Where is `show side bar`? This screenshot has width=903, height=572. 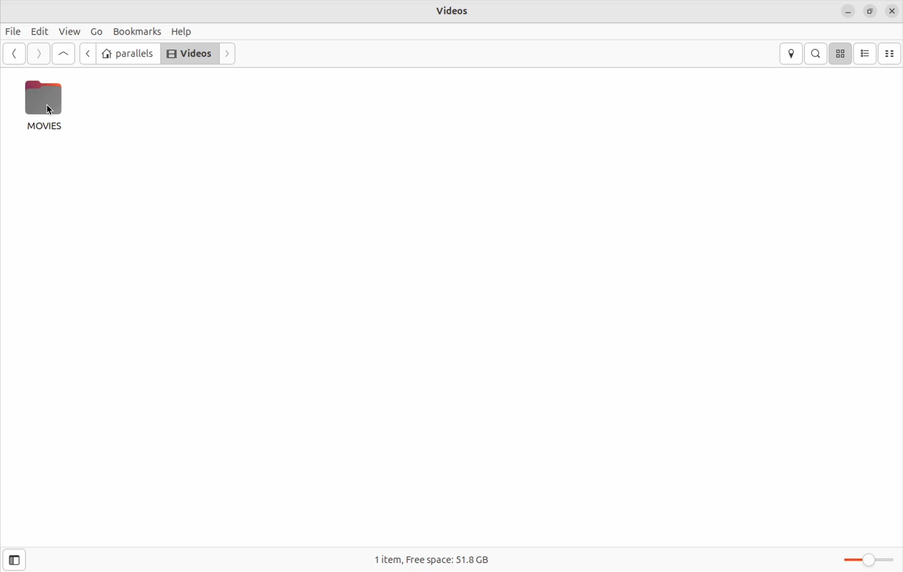
show side bar is located at coordinates (15, 560).